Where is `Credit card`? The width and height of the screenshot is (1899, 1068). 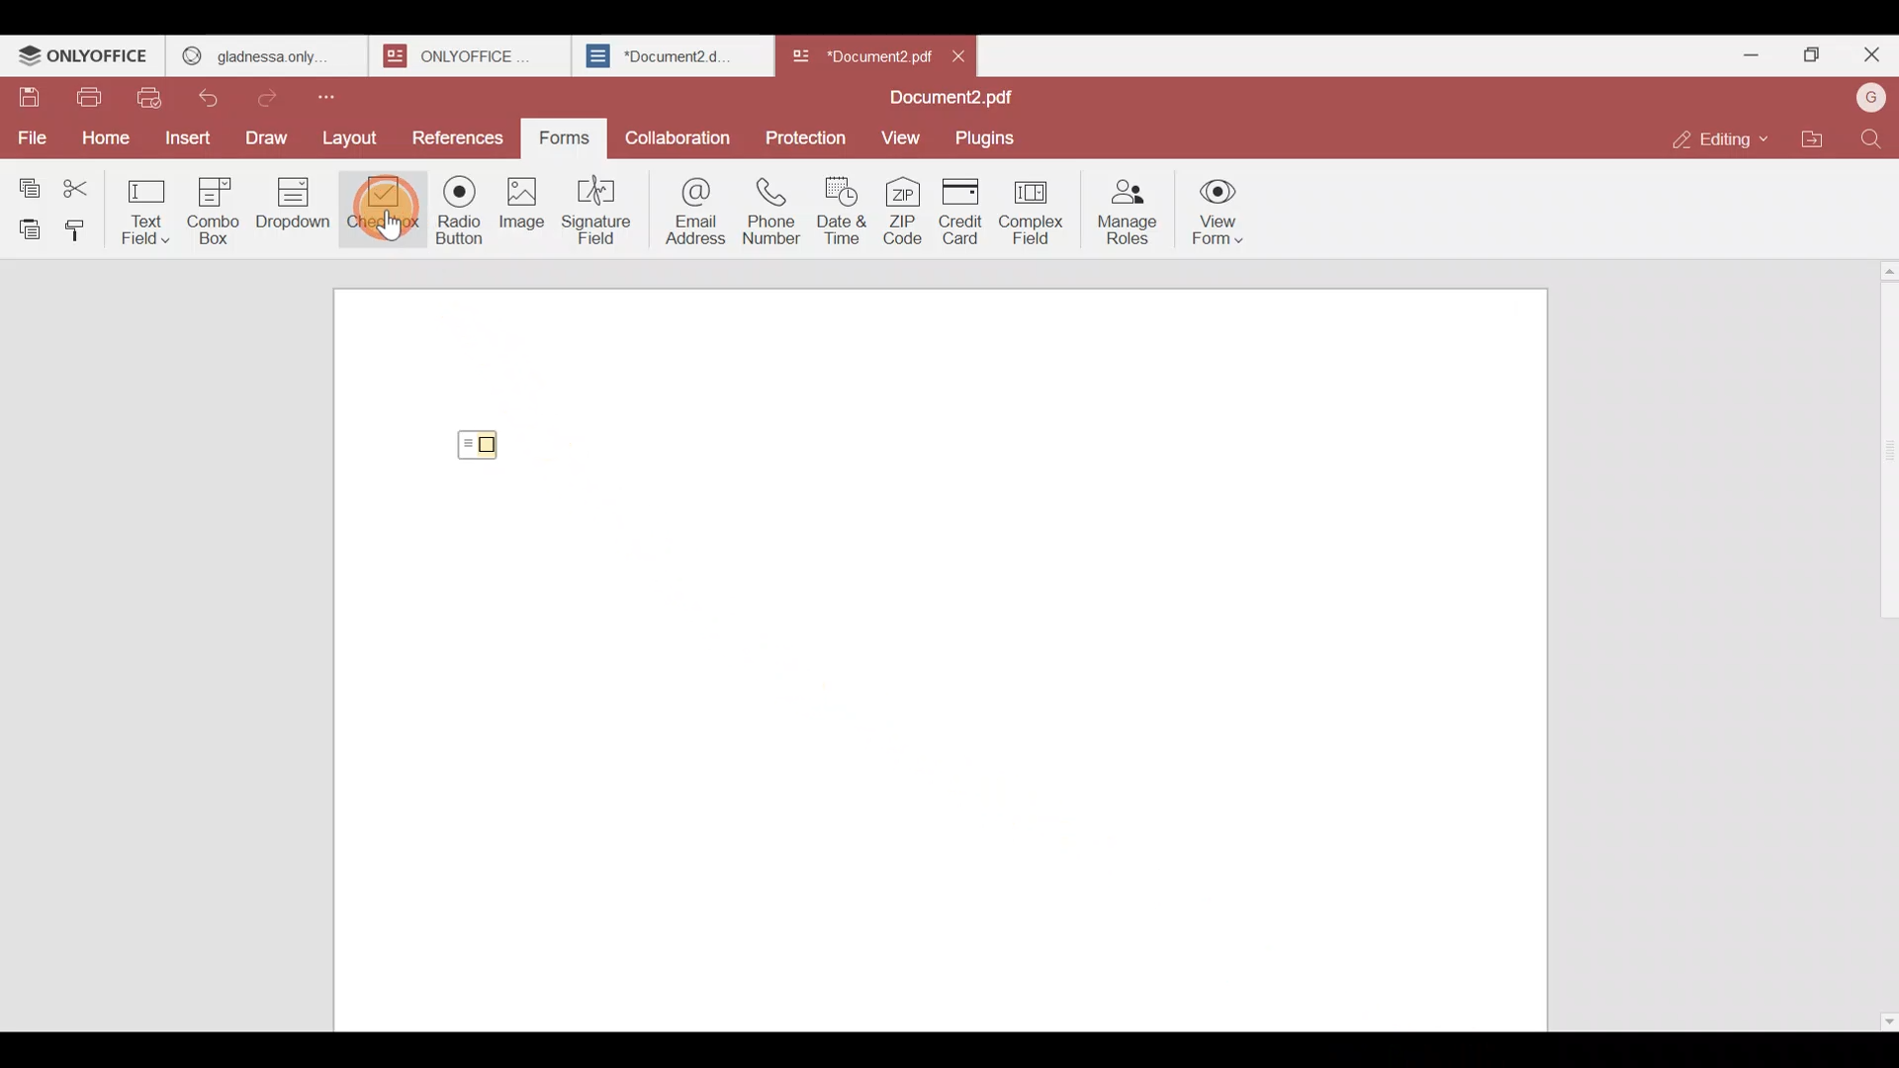
Credit card is located at coordinates (956, 213).